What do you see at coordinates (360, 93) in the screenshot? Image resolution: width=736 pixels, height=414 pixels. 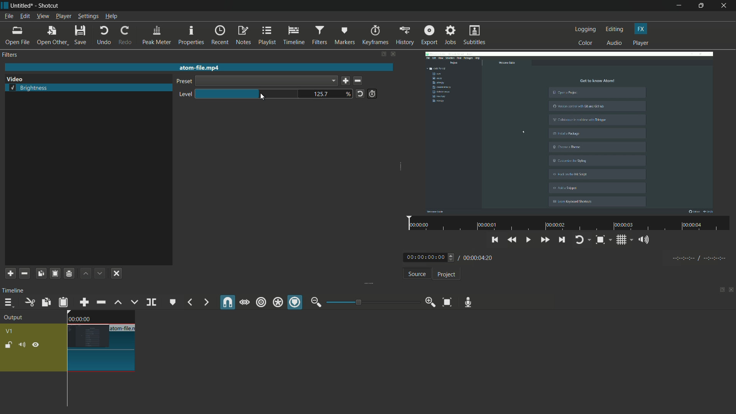 I see `reset to default` at bounding box center [360, 93].